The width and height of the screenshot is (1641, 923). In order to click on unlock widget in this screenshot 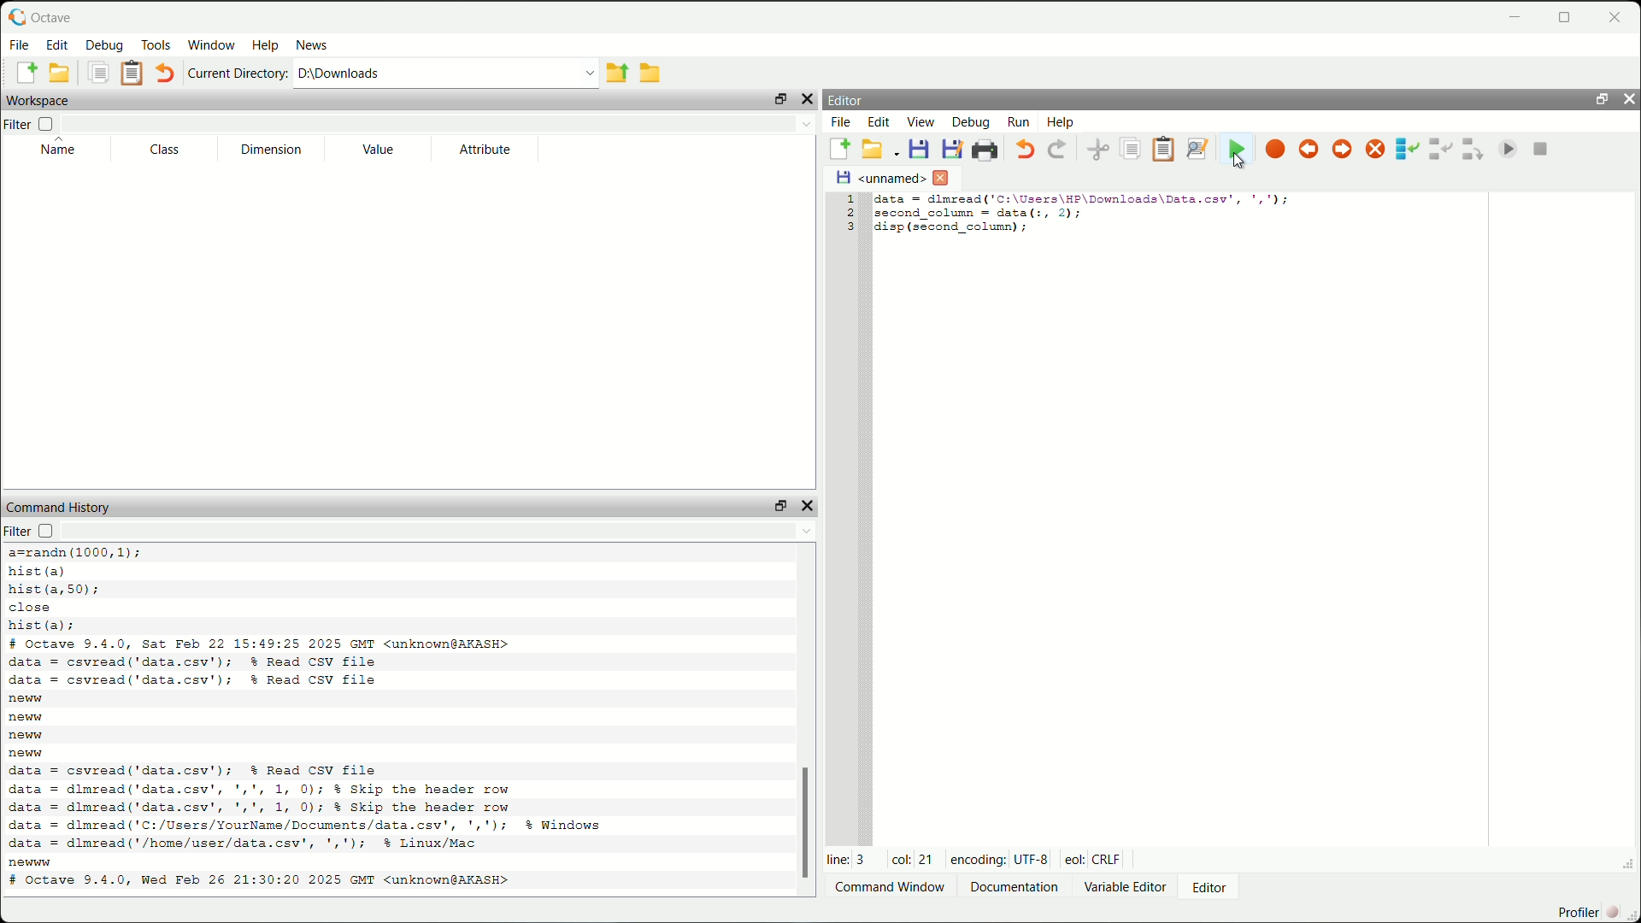, I will do `click(1599, 97)`.